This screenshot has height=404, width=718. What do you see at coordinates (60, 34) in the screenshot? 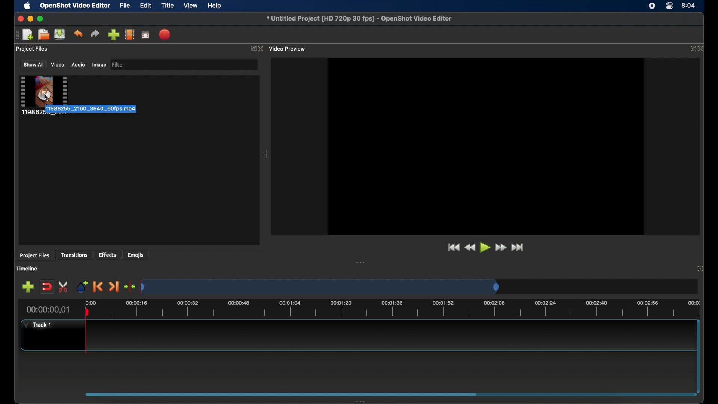
I see `save project` at bounding box center [60, 34].